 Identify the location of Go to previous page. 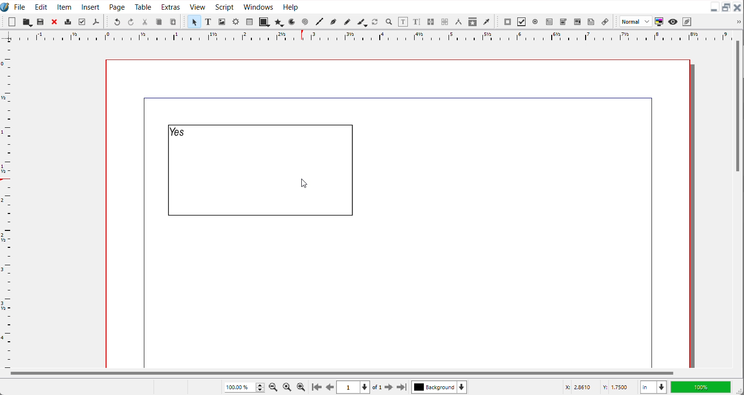
(330, 387).